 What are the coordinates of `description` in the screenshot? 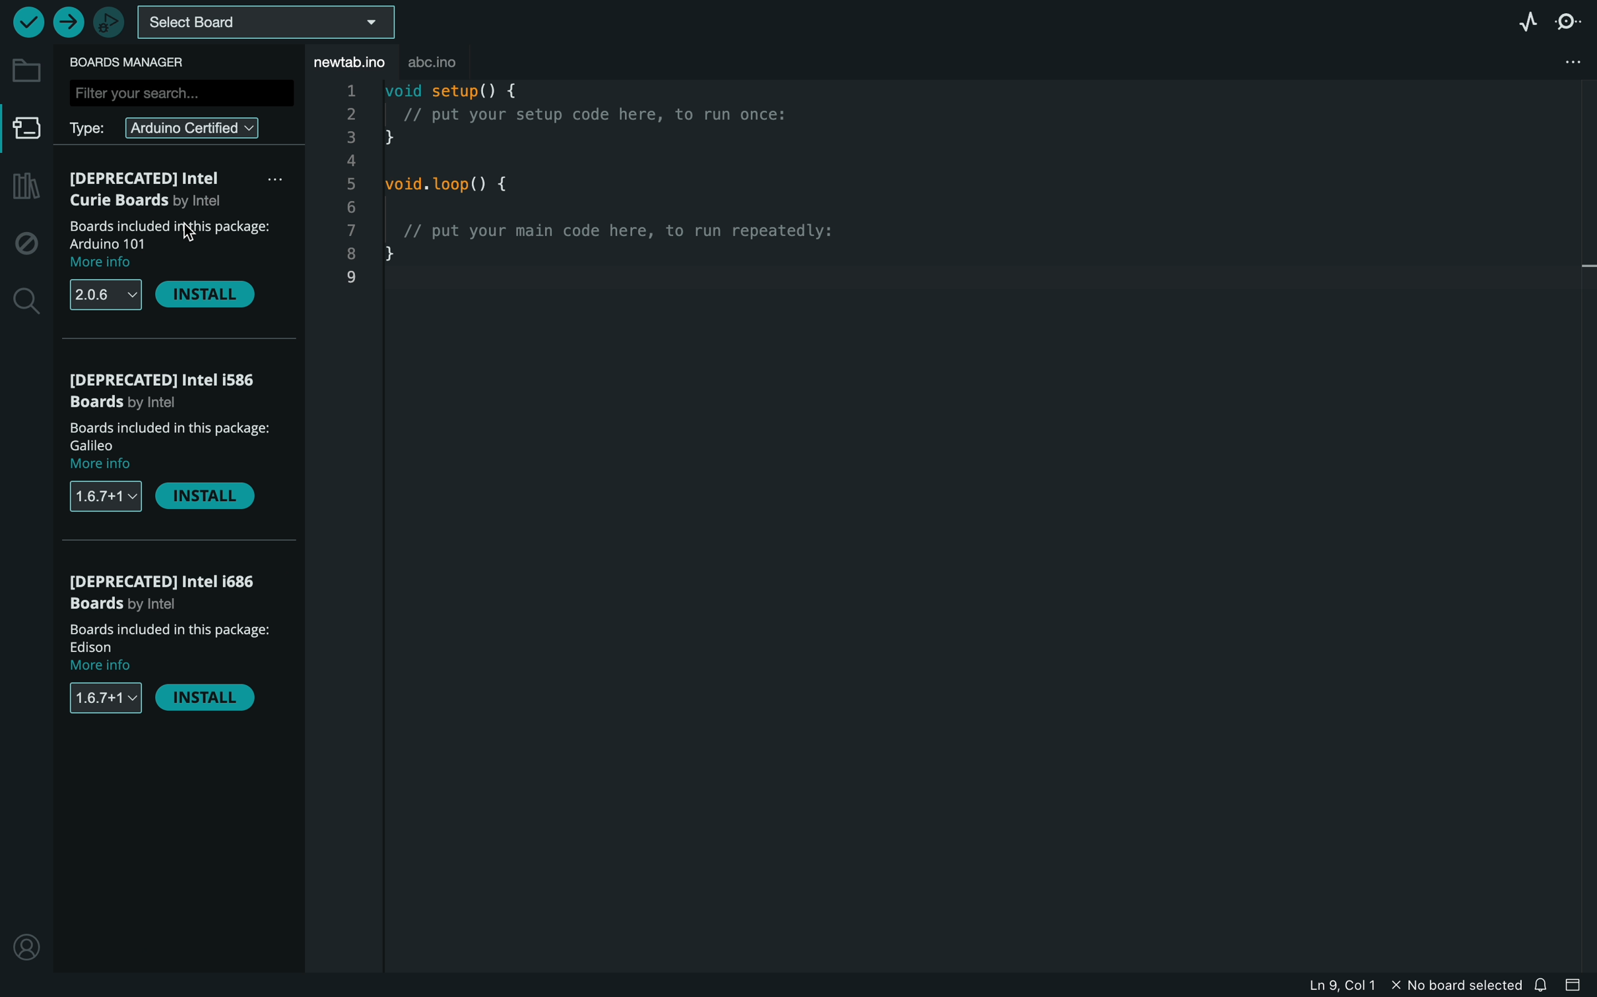 It's located at (172, 446).